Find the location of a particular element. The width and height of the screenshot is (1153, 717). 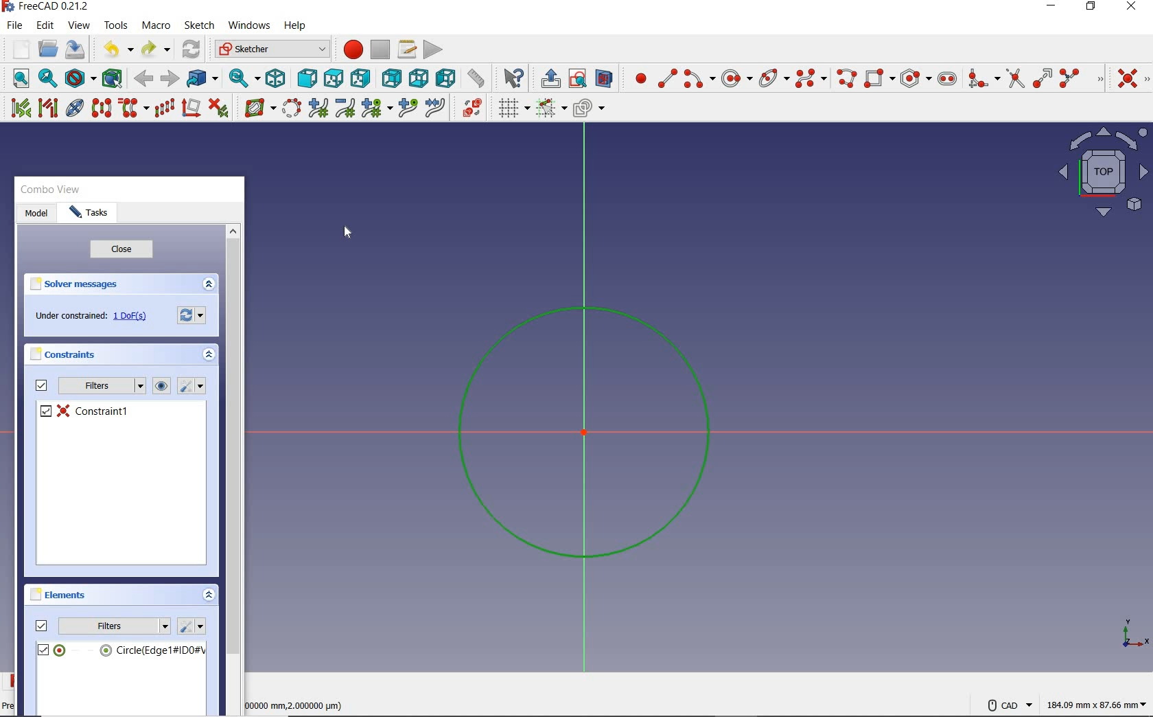

circle(edge) is located at coordinates (120, 649).